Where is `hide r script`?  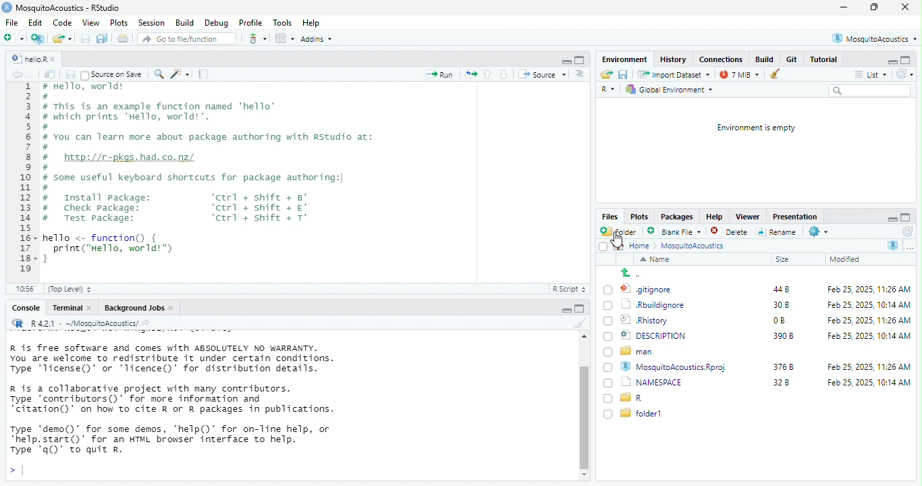
hide r script is located at coordinates (564, 59).